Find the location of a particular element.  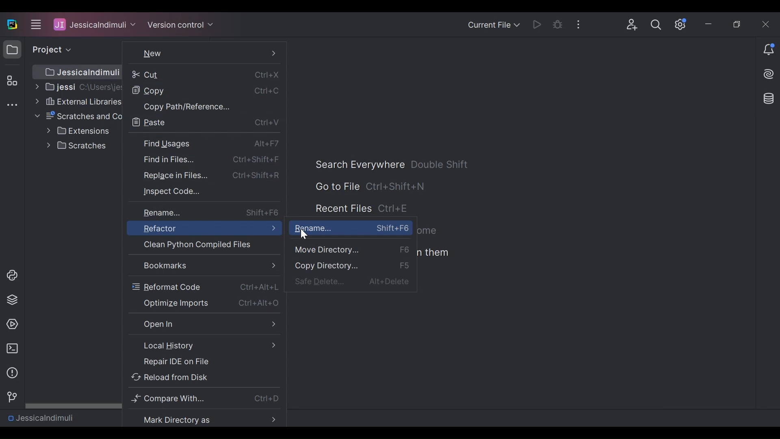

Clean Files Compiled is located at coordinates (193, 245).